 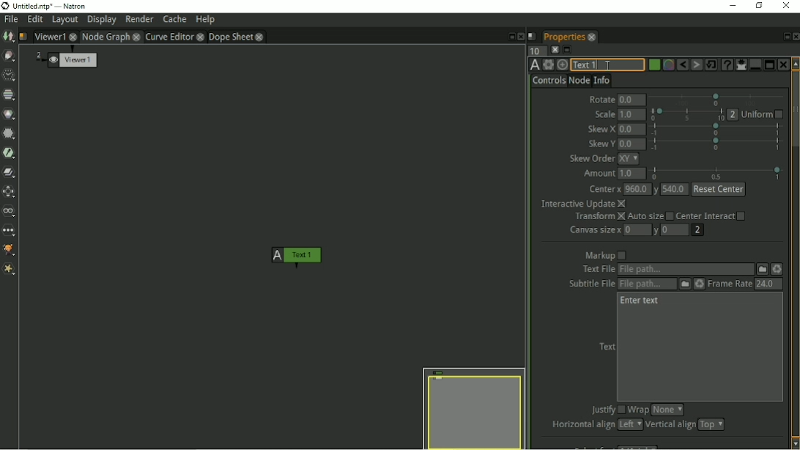 What do you see at coordinates (651, 217) in the screenshot?
I see `Auto size` at bounding box center [651, 217].